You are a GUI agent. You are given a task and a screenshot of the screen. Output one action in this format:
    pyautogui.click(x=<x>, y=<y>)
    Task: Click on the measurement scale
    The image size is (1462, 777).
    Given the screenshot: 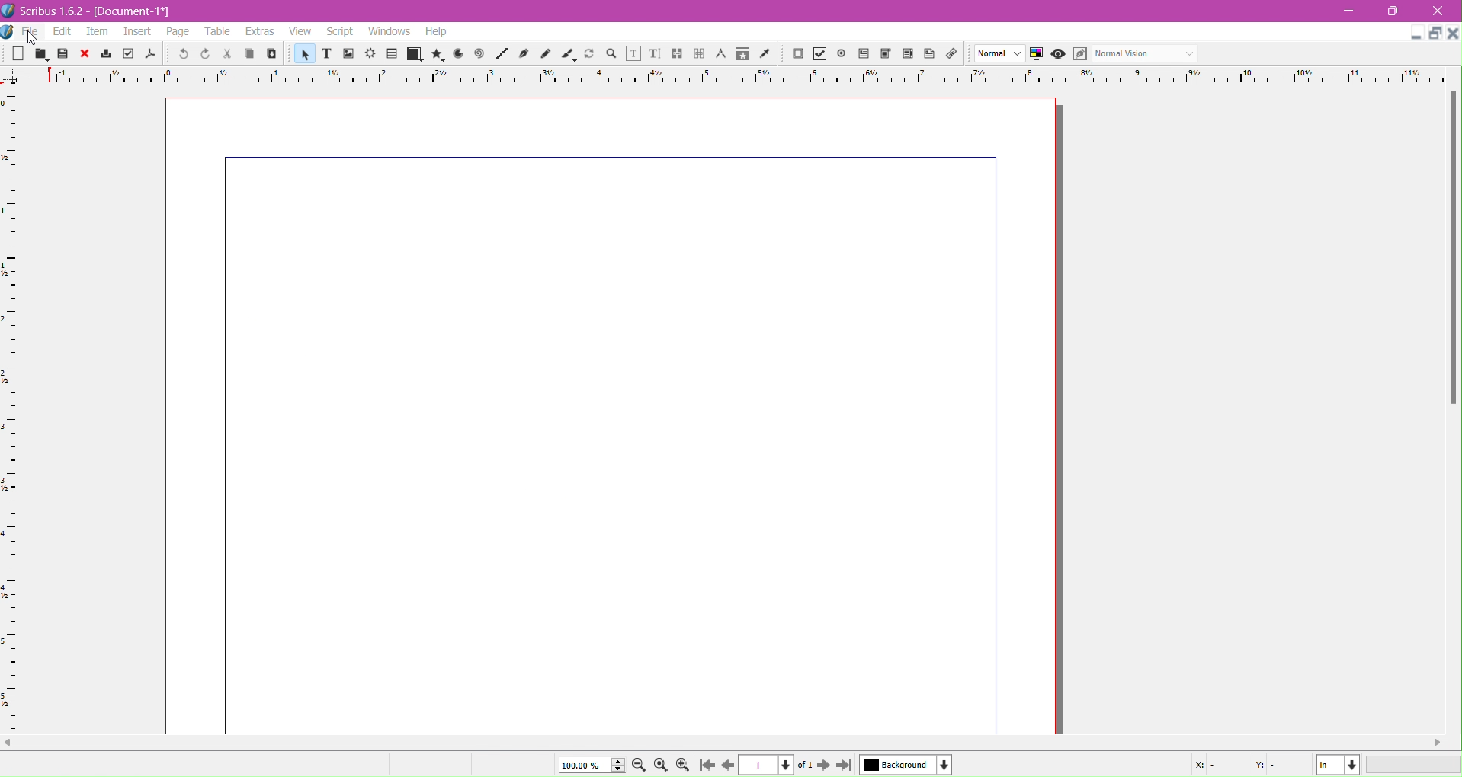 What is the action you would take?
    pyautogui.click(x=9, y=412)
    